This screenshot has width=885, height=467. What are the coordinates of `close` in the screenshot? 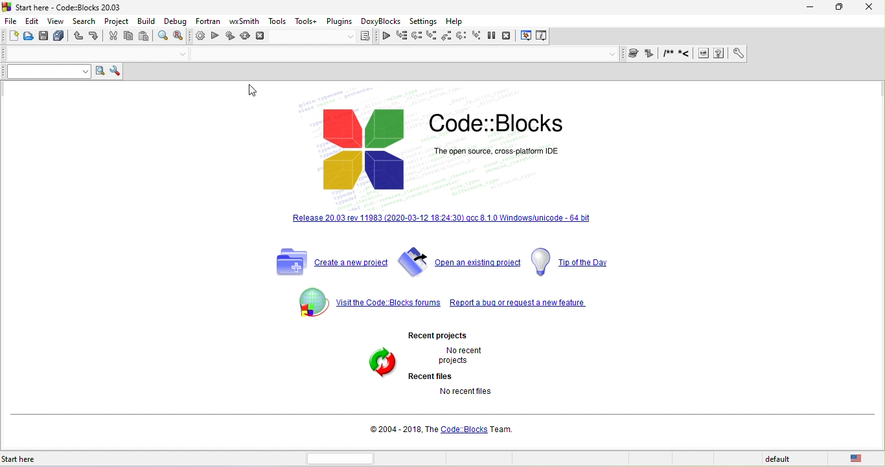 It's located at (863, 8).